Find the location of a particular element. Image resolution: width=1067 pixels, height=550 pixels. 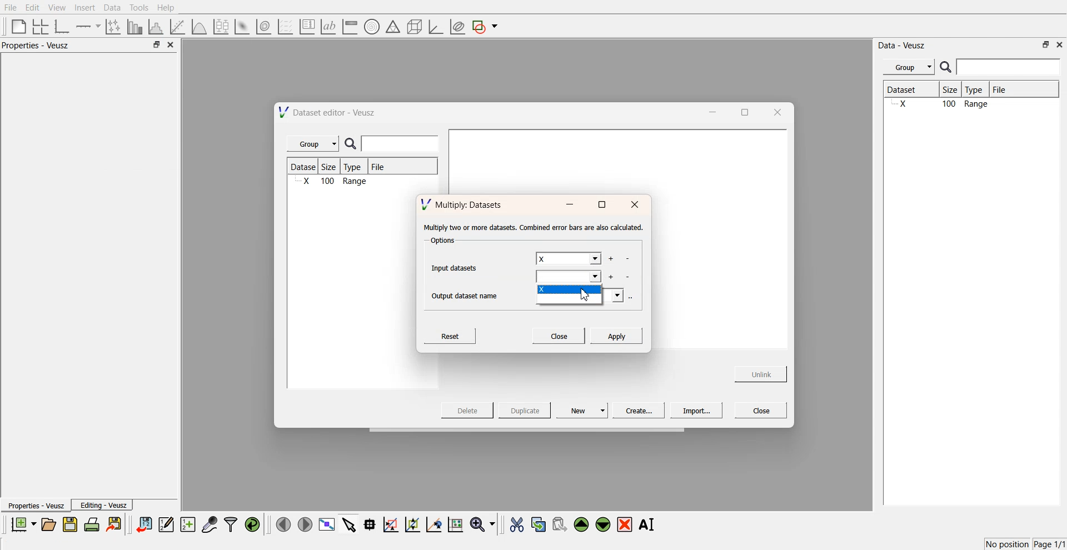

print is located at coordinates (94, 524).